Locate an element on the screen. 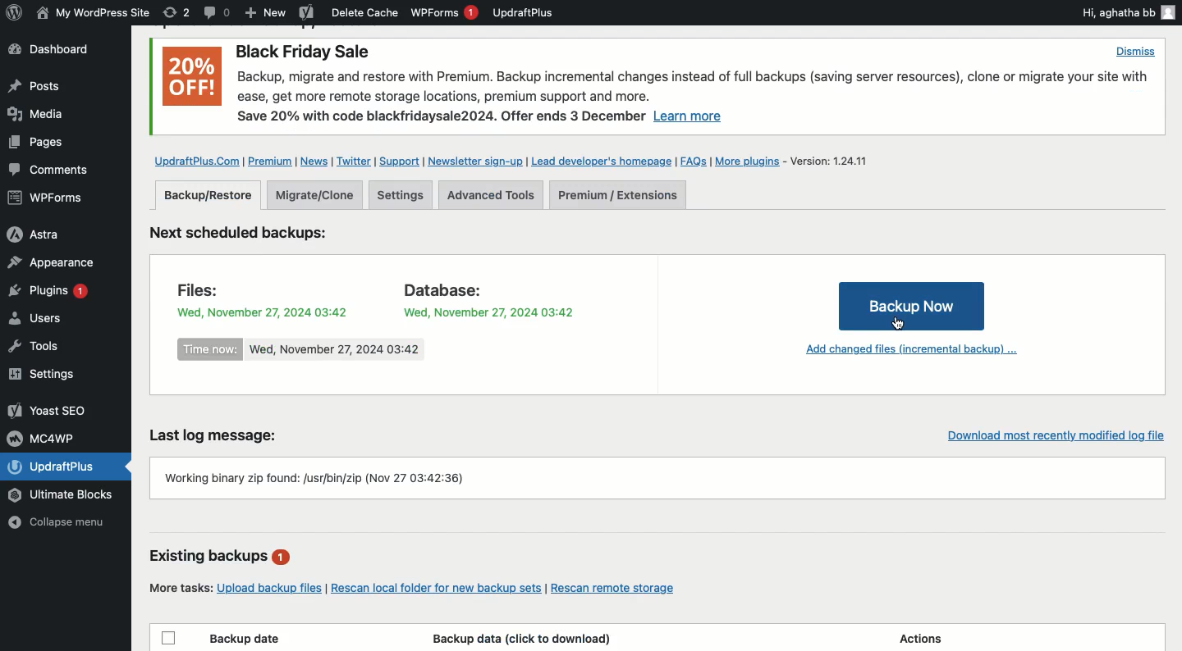 This screenshot has width=1182, height=651. Settings is located at coordinates (402, 194).